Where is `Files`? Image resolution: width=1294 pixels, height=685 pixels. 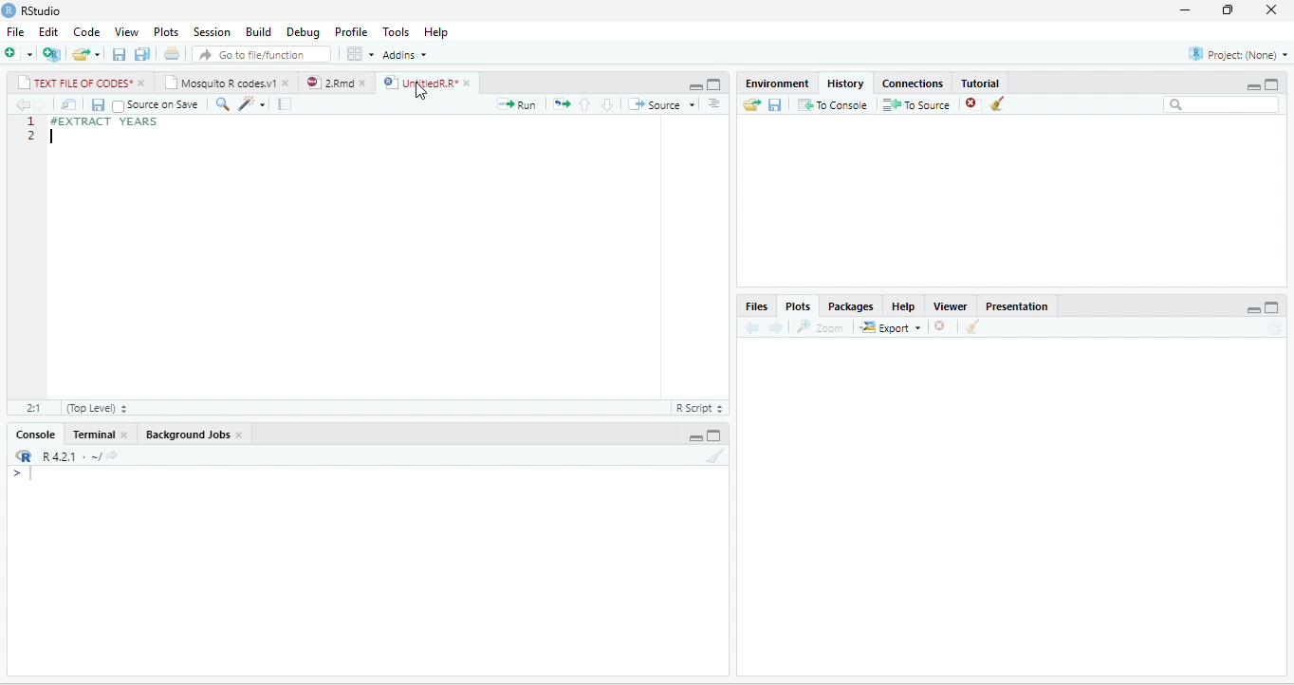
Files is located at coordinates (758, 307).